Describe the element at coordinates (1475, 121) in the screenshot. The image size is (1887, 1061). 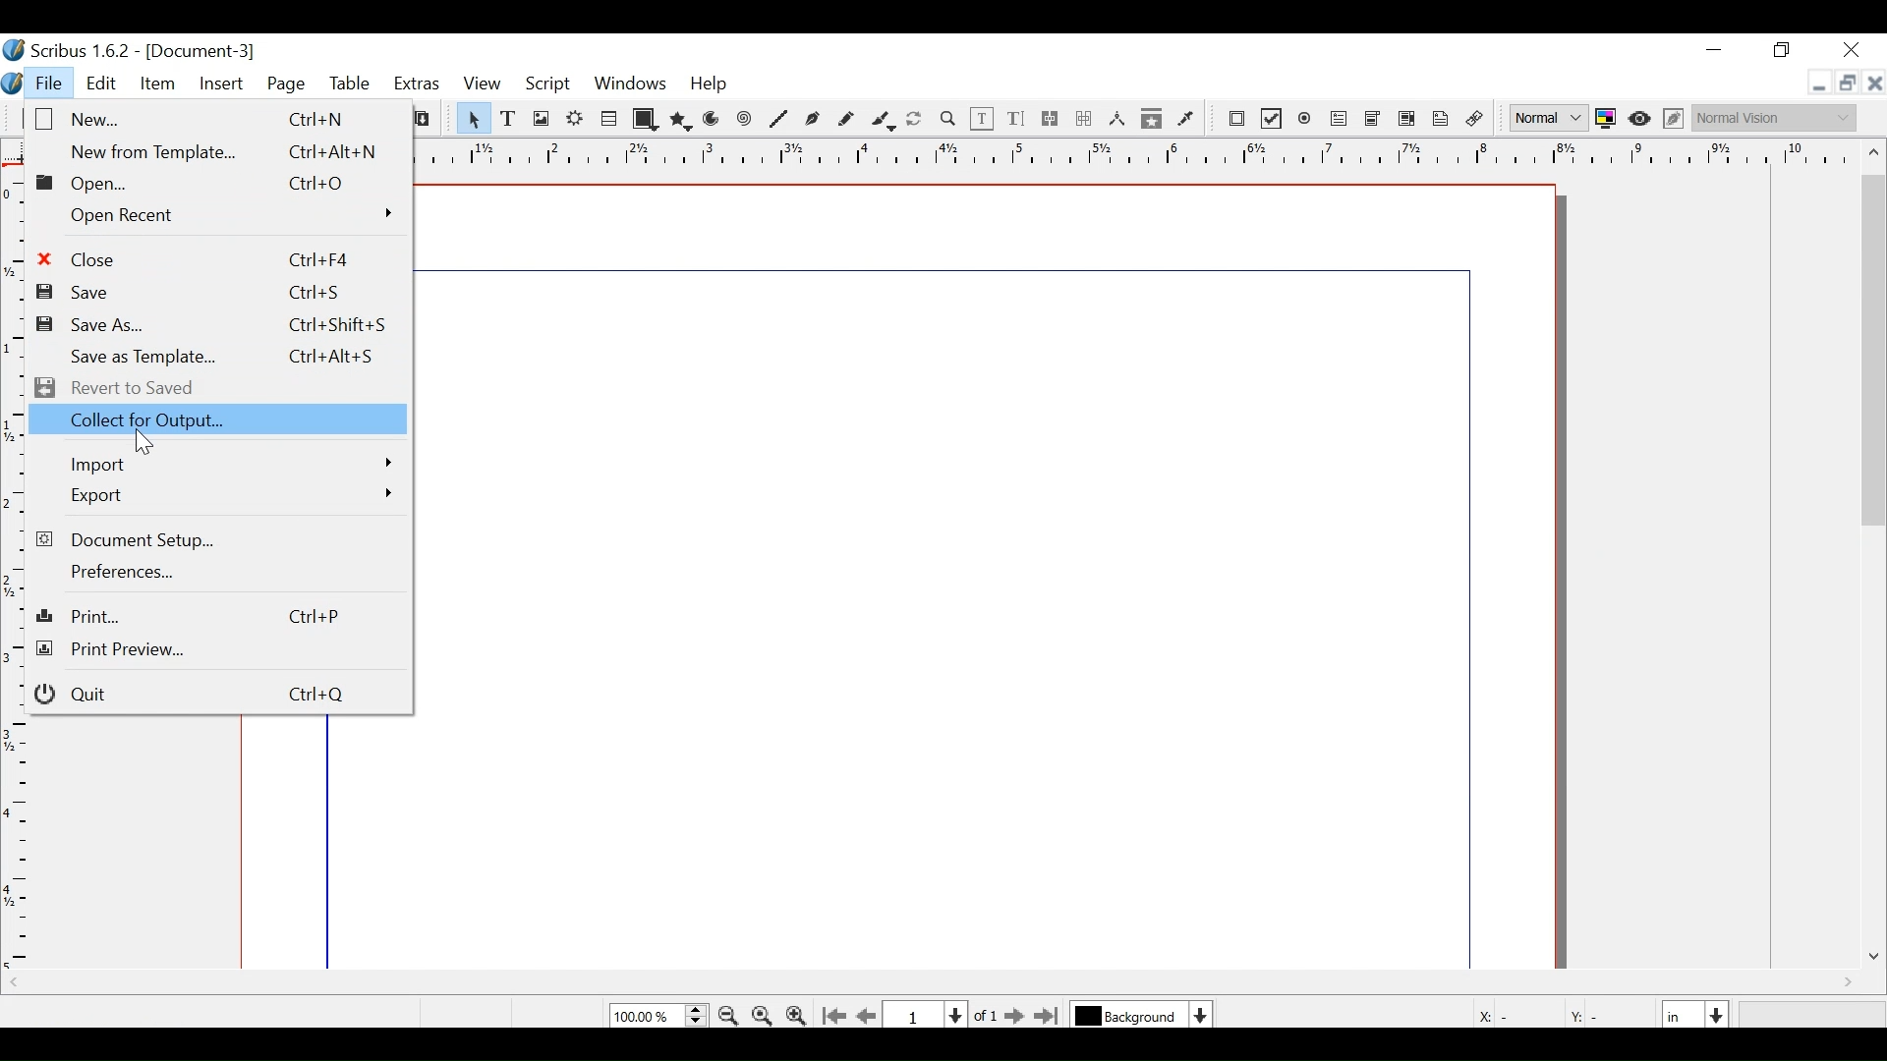
I see `Unlink Annotation` at that location.